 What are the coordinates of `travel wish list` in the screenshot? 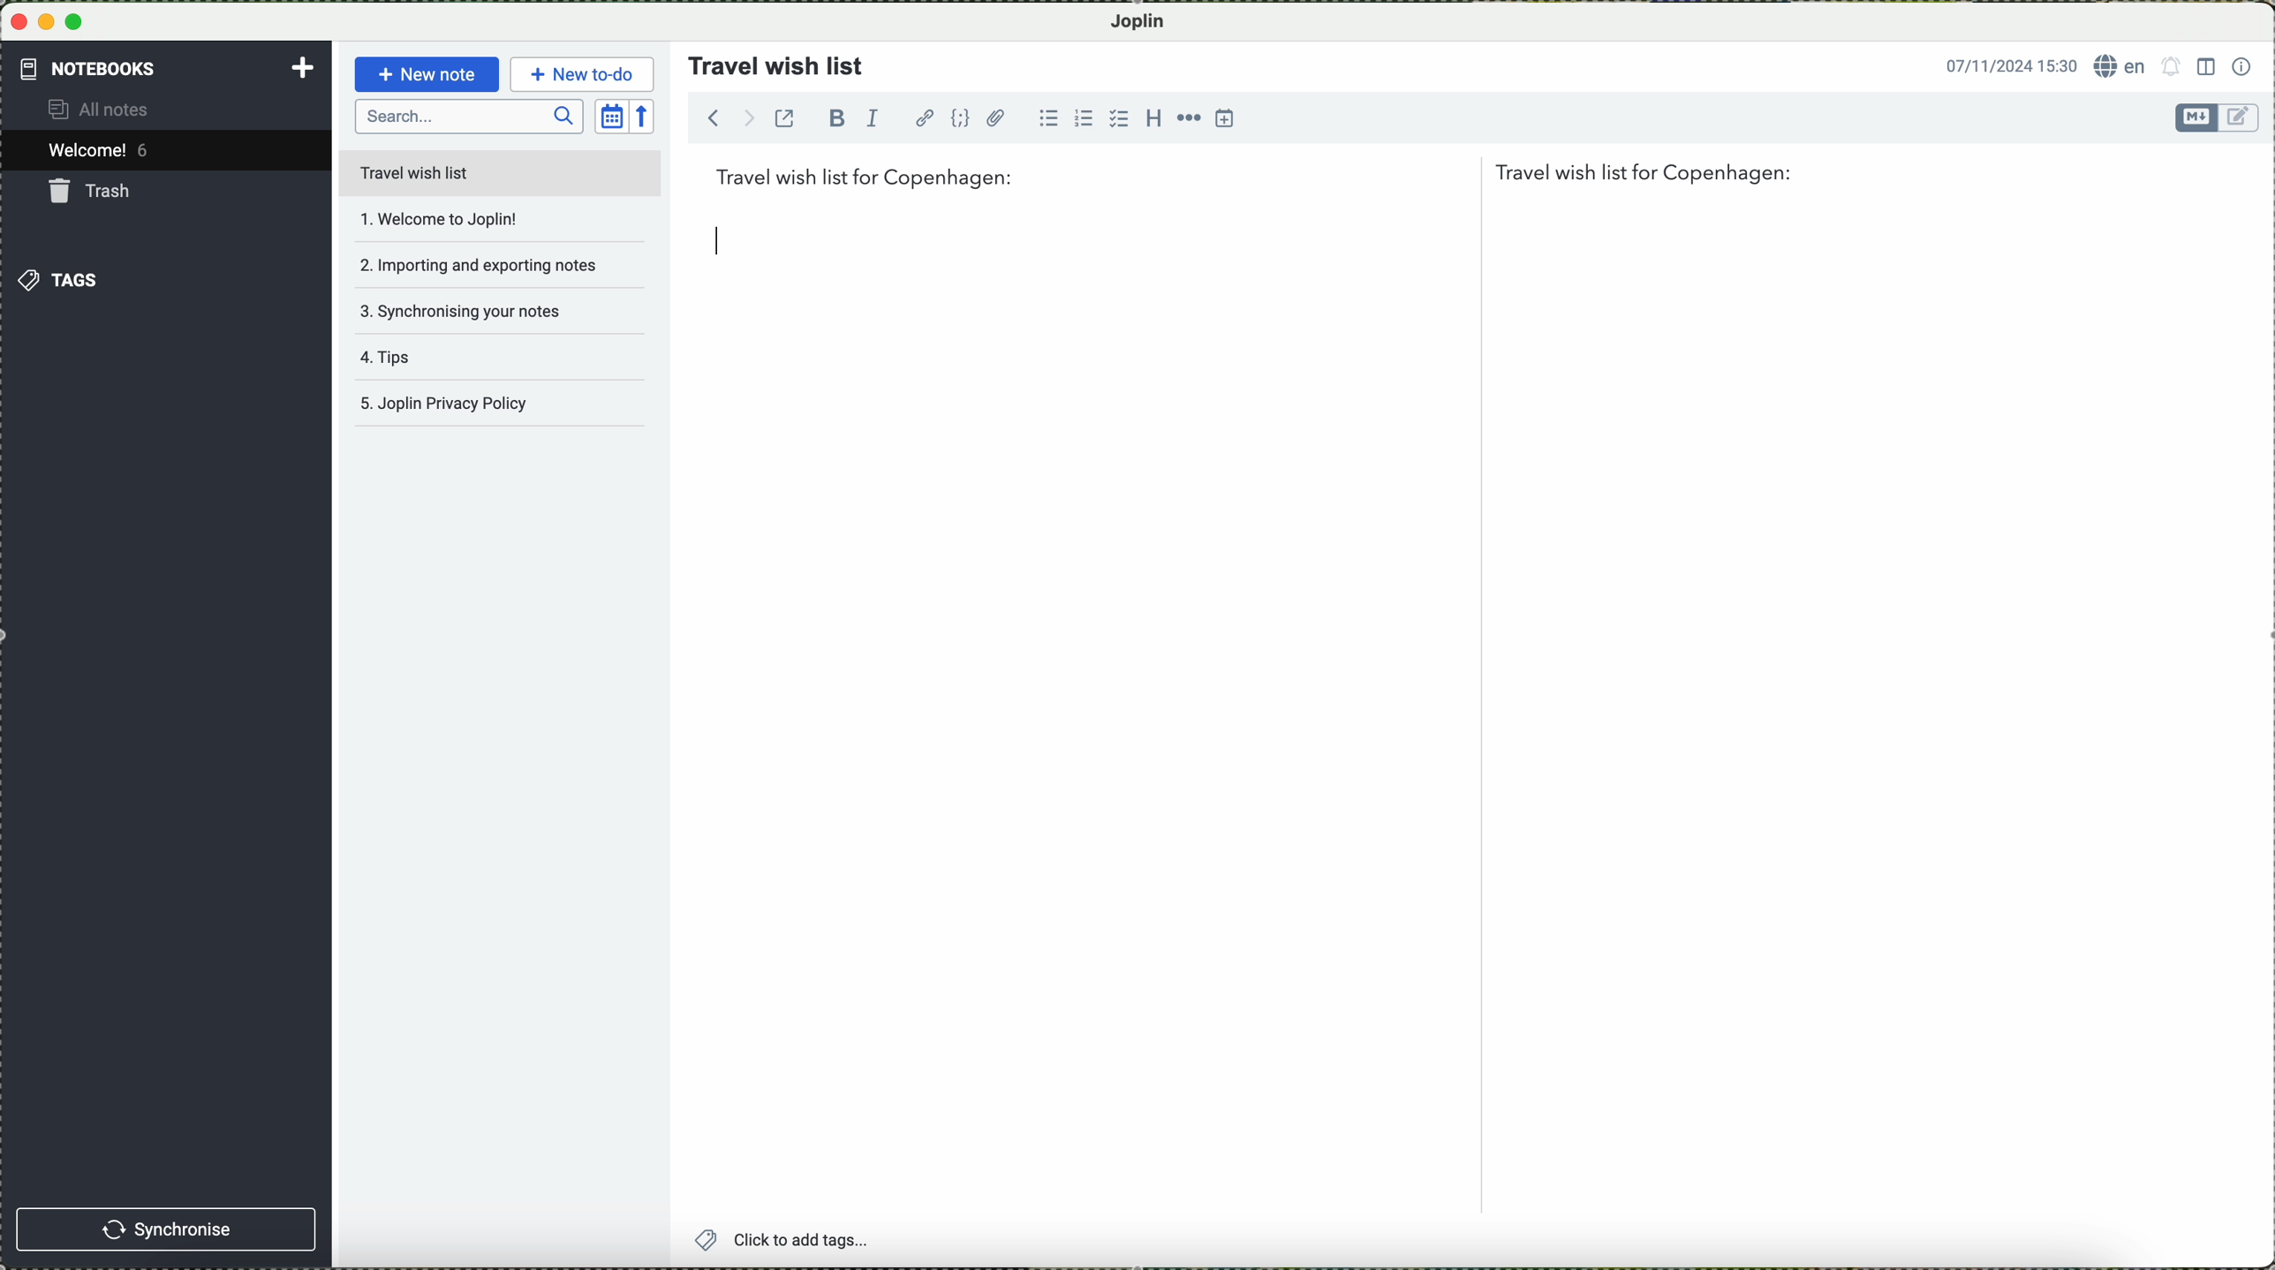 It's located at (769, 60).